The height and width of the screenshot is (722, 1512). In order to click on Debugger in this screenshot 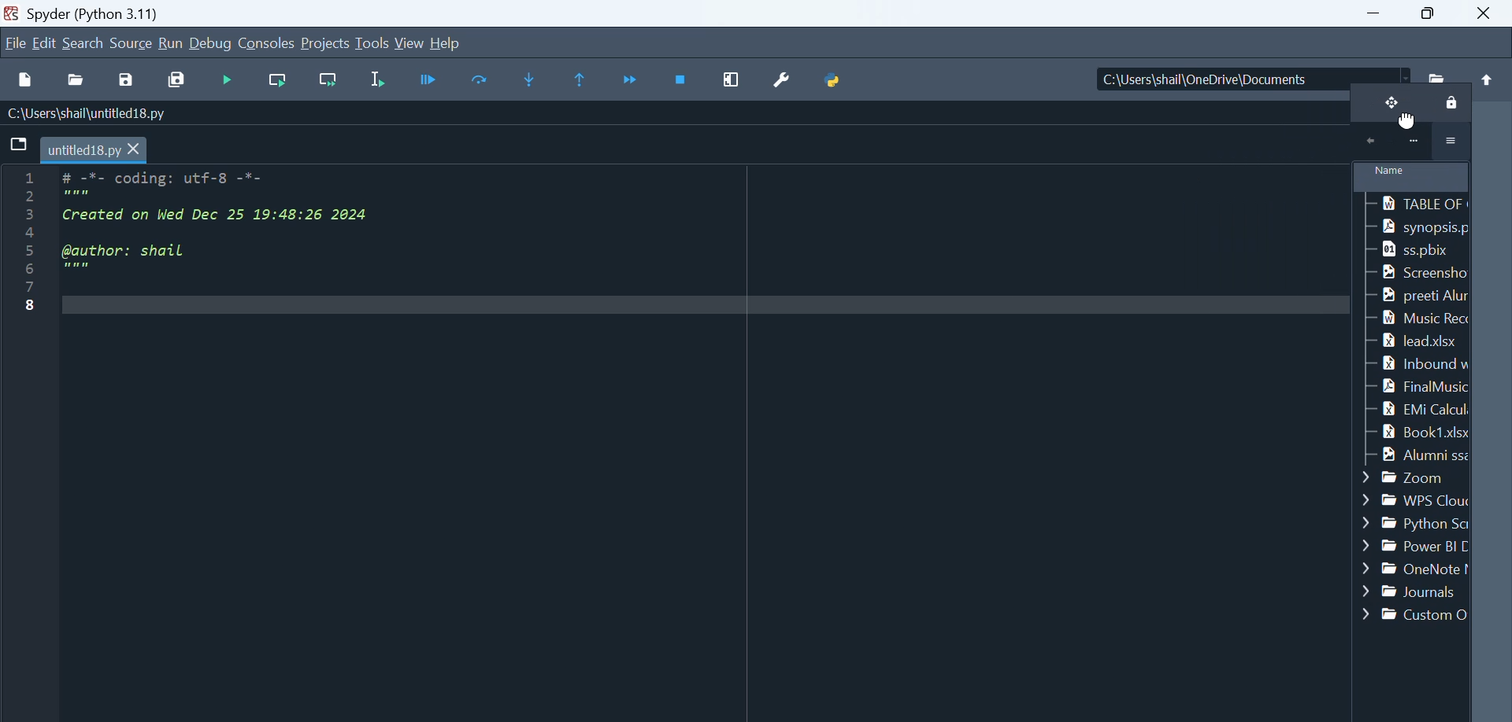, I will do `click(432, 79)`.